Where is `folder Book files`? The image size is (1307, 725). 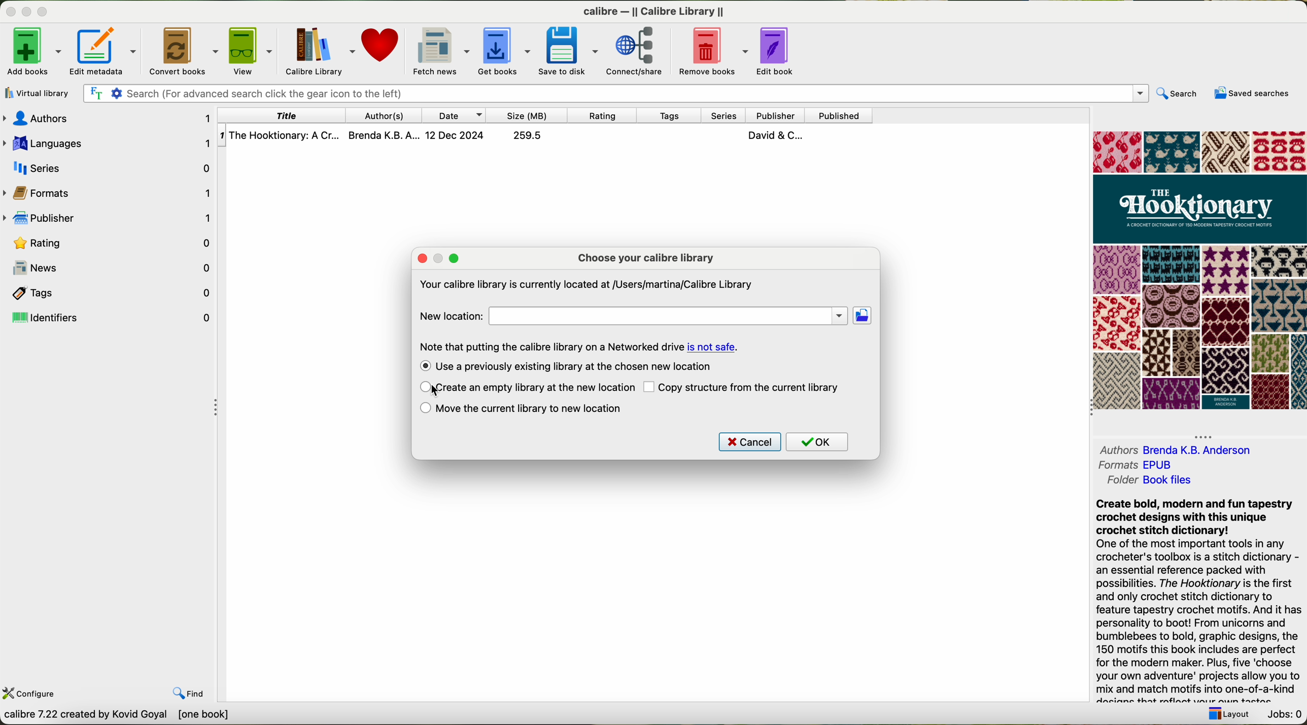 folder Book files is located at coordinates (1152, 482).